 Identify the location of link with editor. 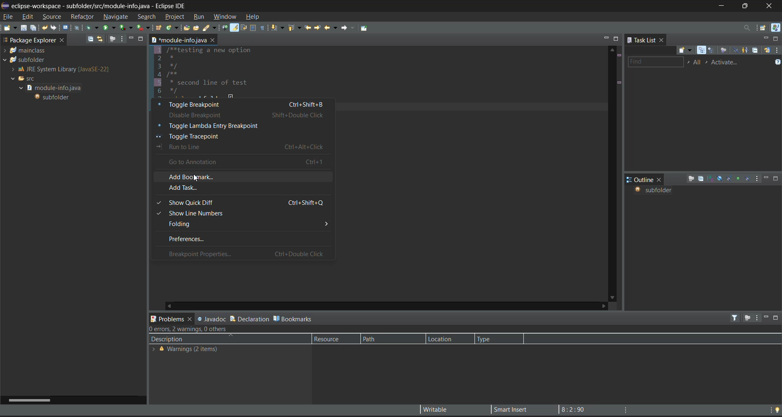
(101, 39).